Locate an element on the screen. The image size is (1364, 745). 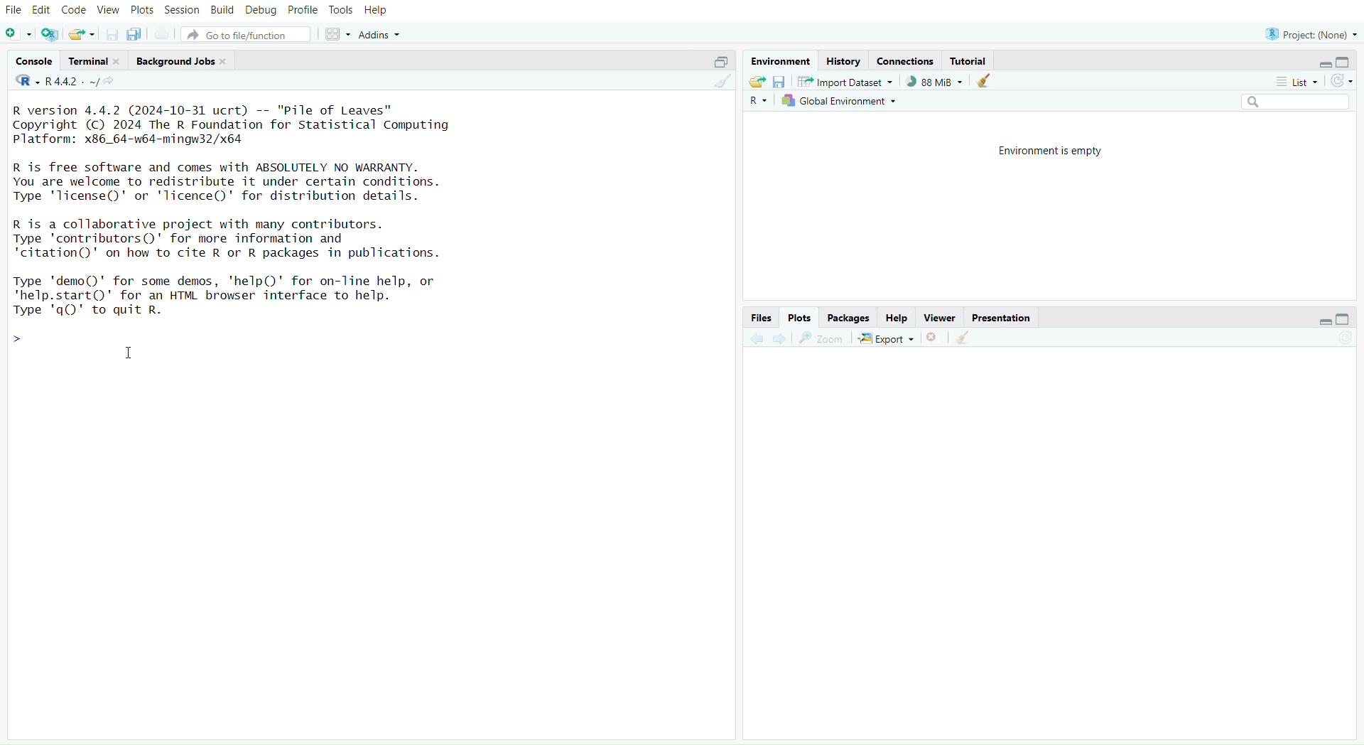
workspace panes is located at coordinates (340, 35).